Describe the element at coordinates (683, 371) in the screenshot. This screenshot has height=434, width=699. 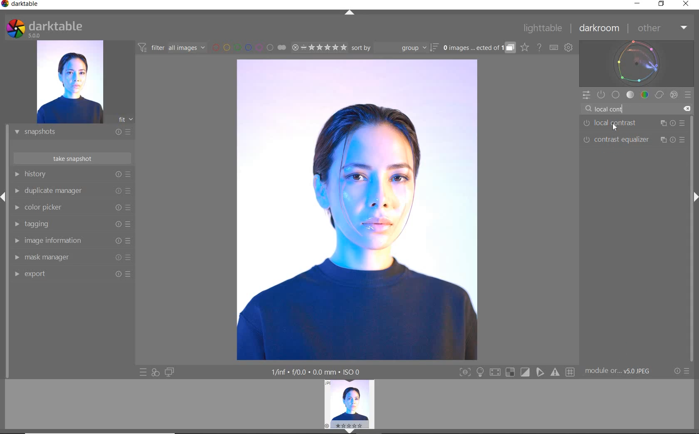
I see `RESET OR PRESETS & PREFERENCES` at that location.